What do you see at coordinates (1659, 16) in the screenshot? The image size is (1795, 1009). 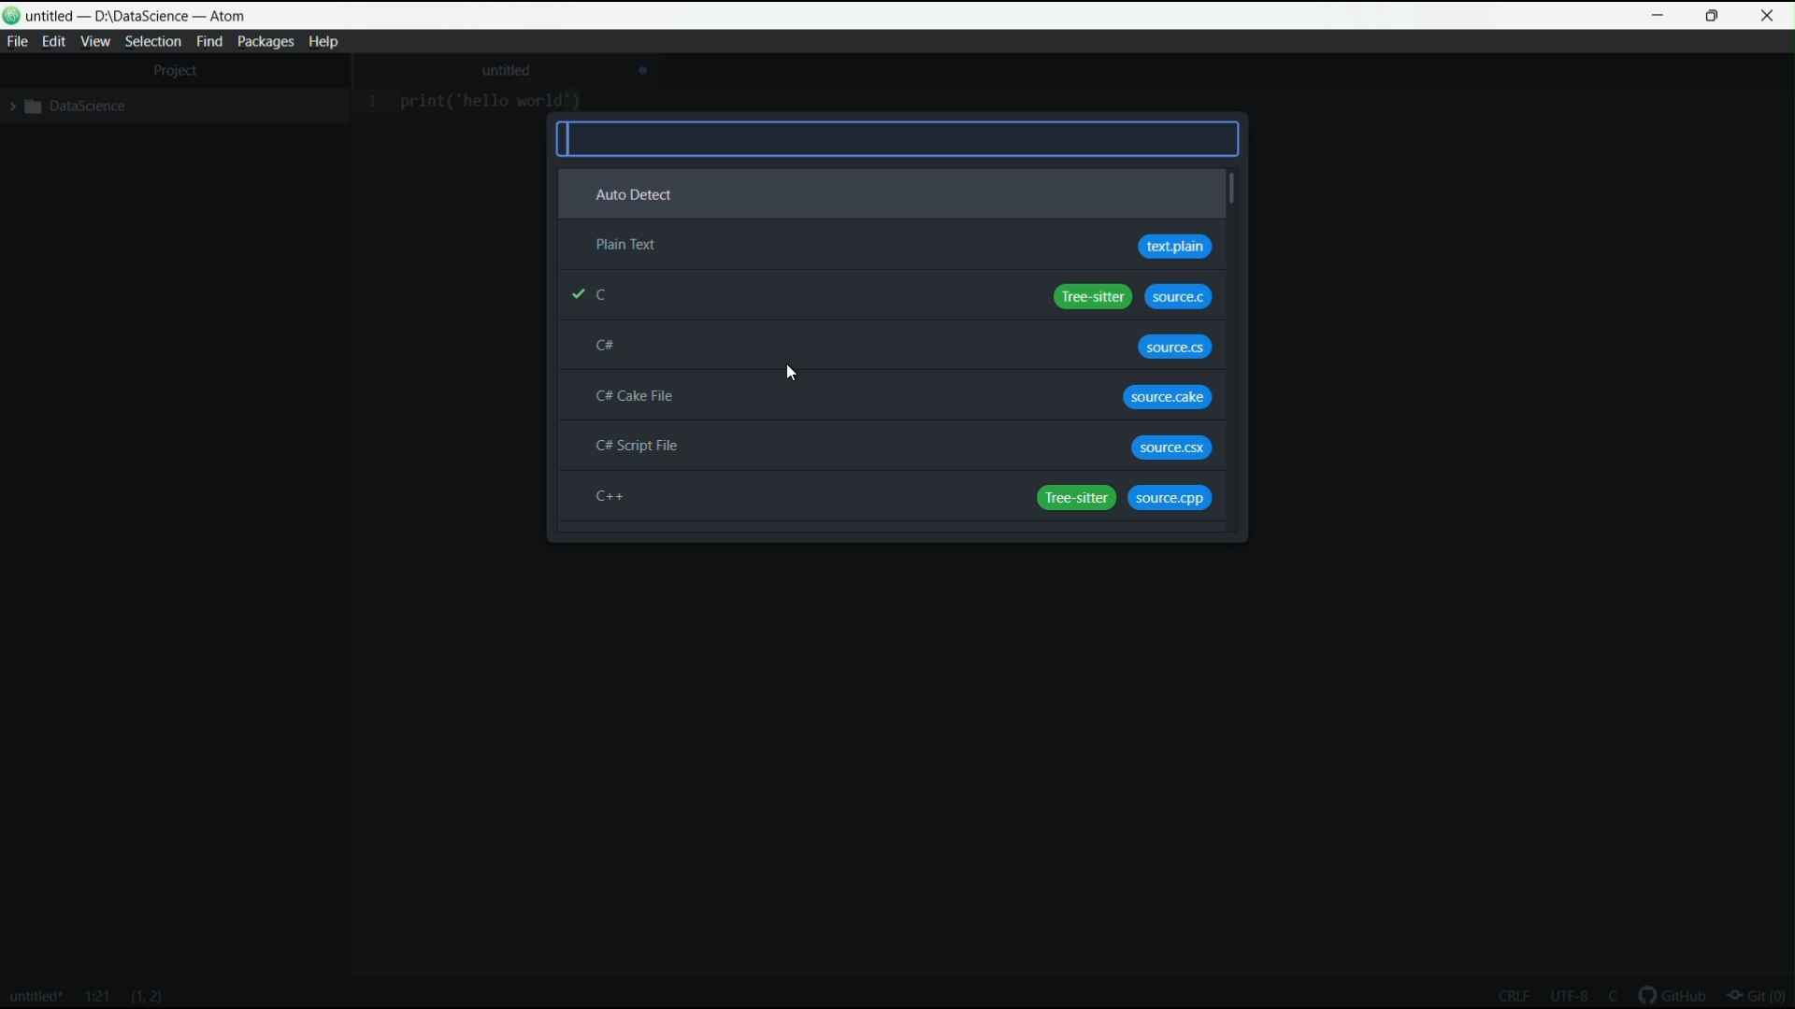 I see `minimize` at bounding box center [1659, 16].